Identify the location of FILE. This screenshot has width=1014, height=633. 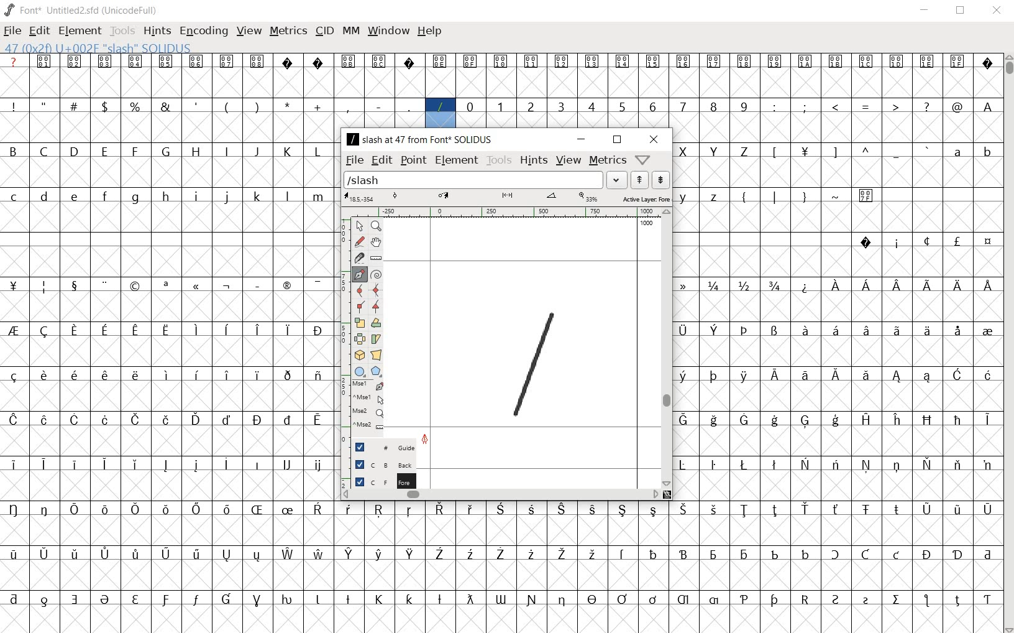
(14, 31).